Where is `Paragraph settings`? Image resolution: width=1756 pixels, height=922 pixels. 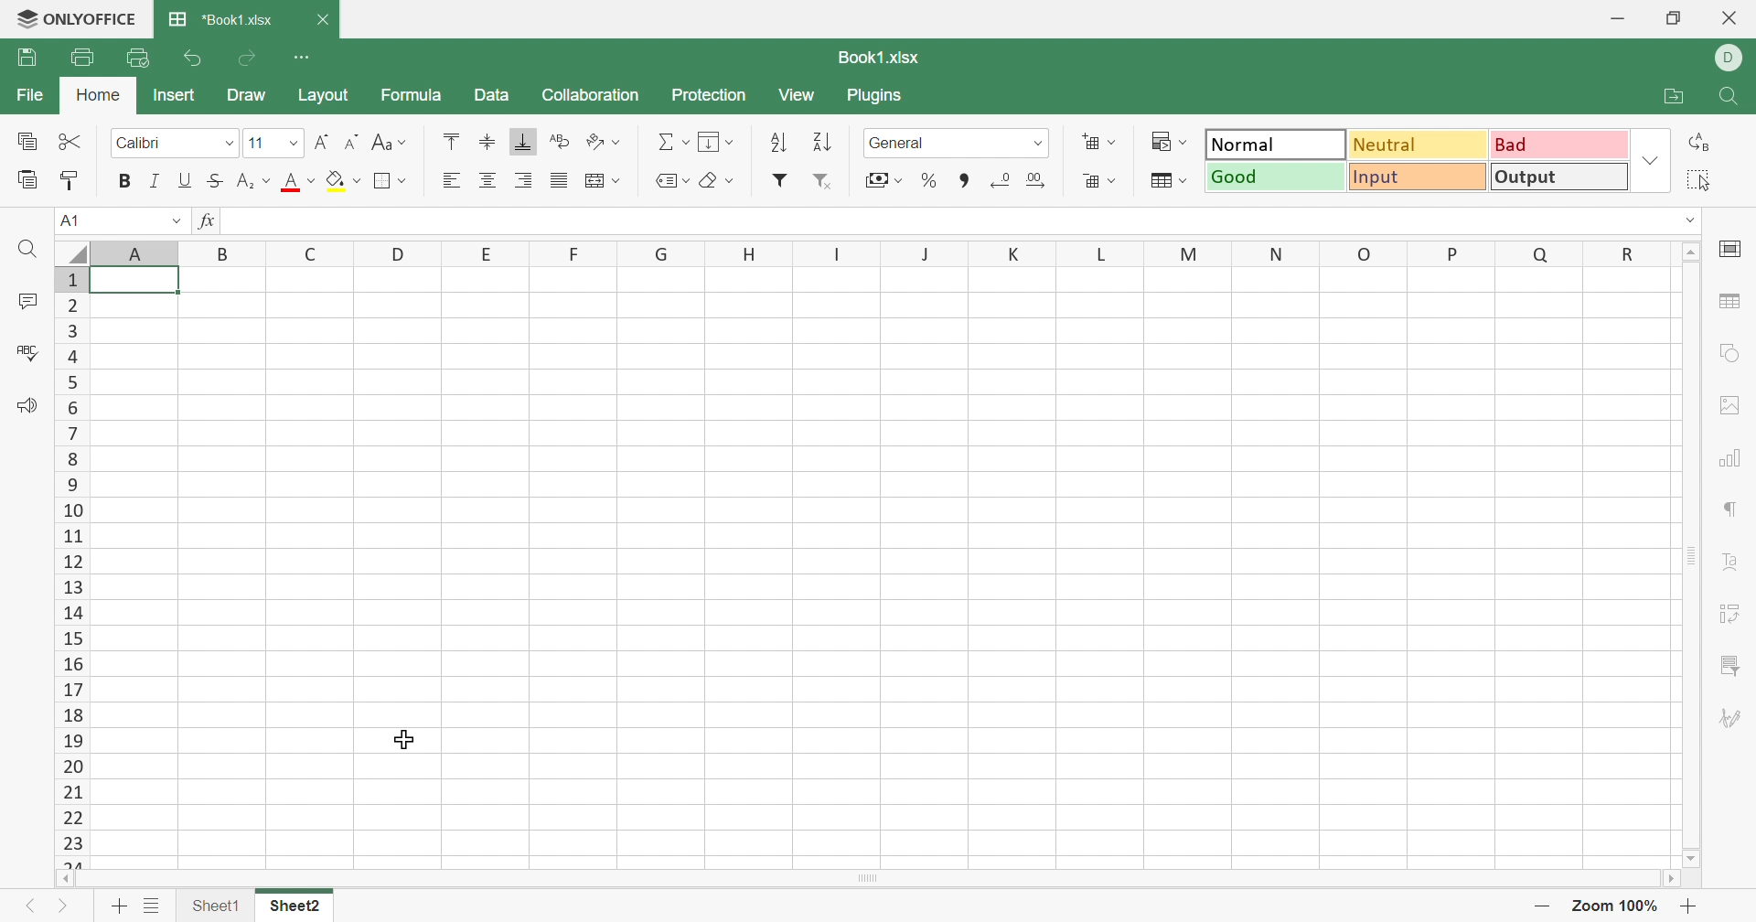
Paragraph settings is located at coordinates (1733, 506).